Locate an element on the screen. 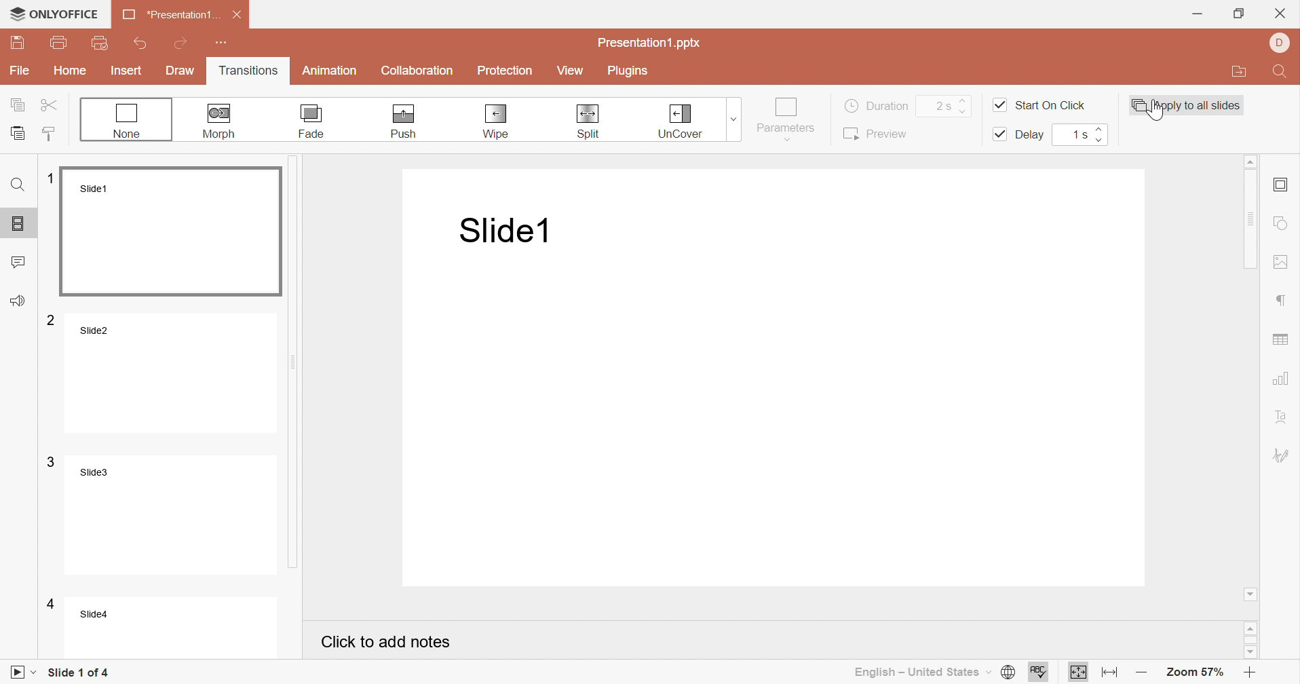 Image resolution: width=1300 pixels, height=684 pixels. Copy style is located at coordinates (52, 135).